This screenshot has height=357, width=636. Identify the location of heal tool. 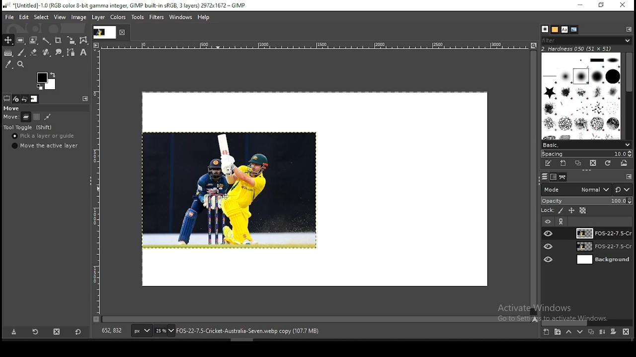
(45, 53).